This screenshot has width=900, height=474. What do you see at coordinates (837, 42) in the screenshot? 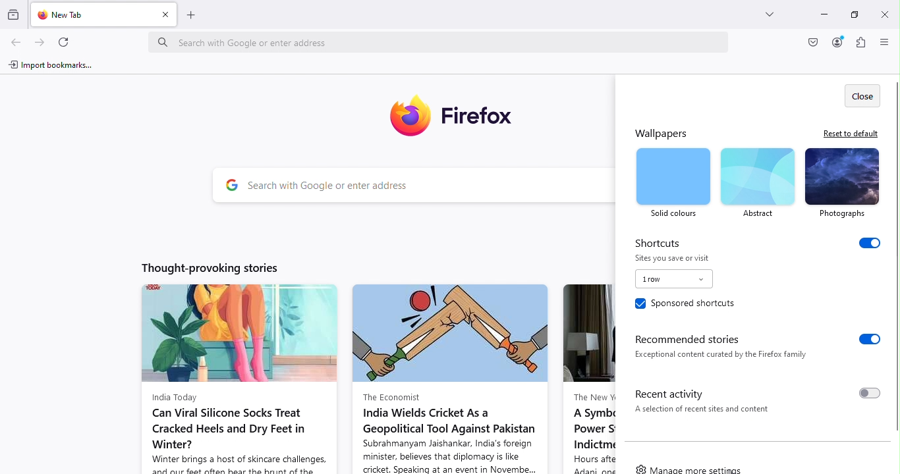
I see `Account` at bounding box center [837, 42].